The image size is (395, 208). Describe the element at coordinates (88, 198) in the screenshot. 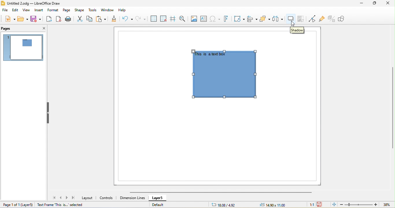

I see `layout` at that location.